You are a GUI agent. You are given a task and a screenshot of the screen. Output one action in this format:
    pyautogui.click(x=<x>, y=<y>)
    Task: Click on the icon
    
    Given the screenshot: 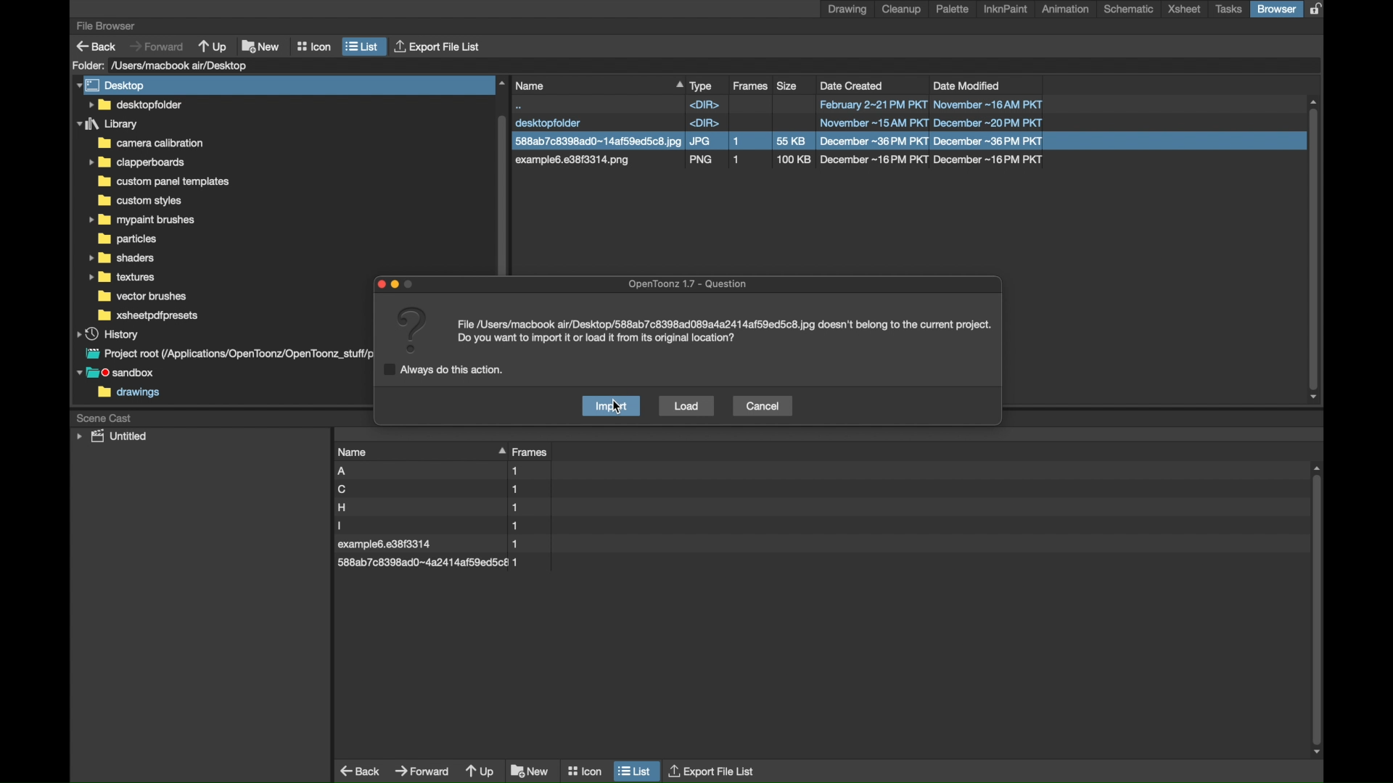 What is the action you would take?
    pyautogui.click(x=584, y=768)
    